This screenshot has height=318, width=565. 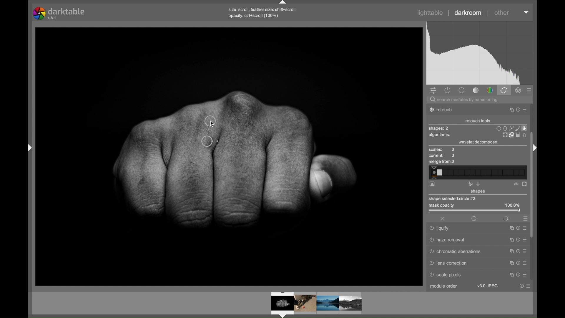 I want to click on algorithms, so click(x=440, y=135).